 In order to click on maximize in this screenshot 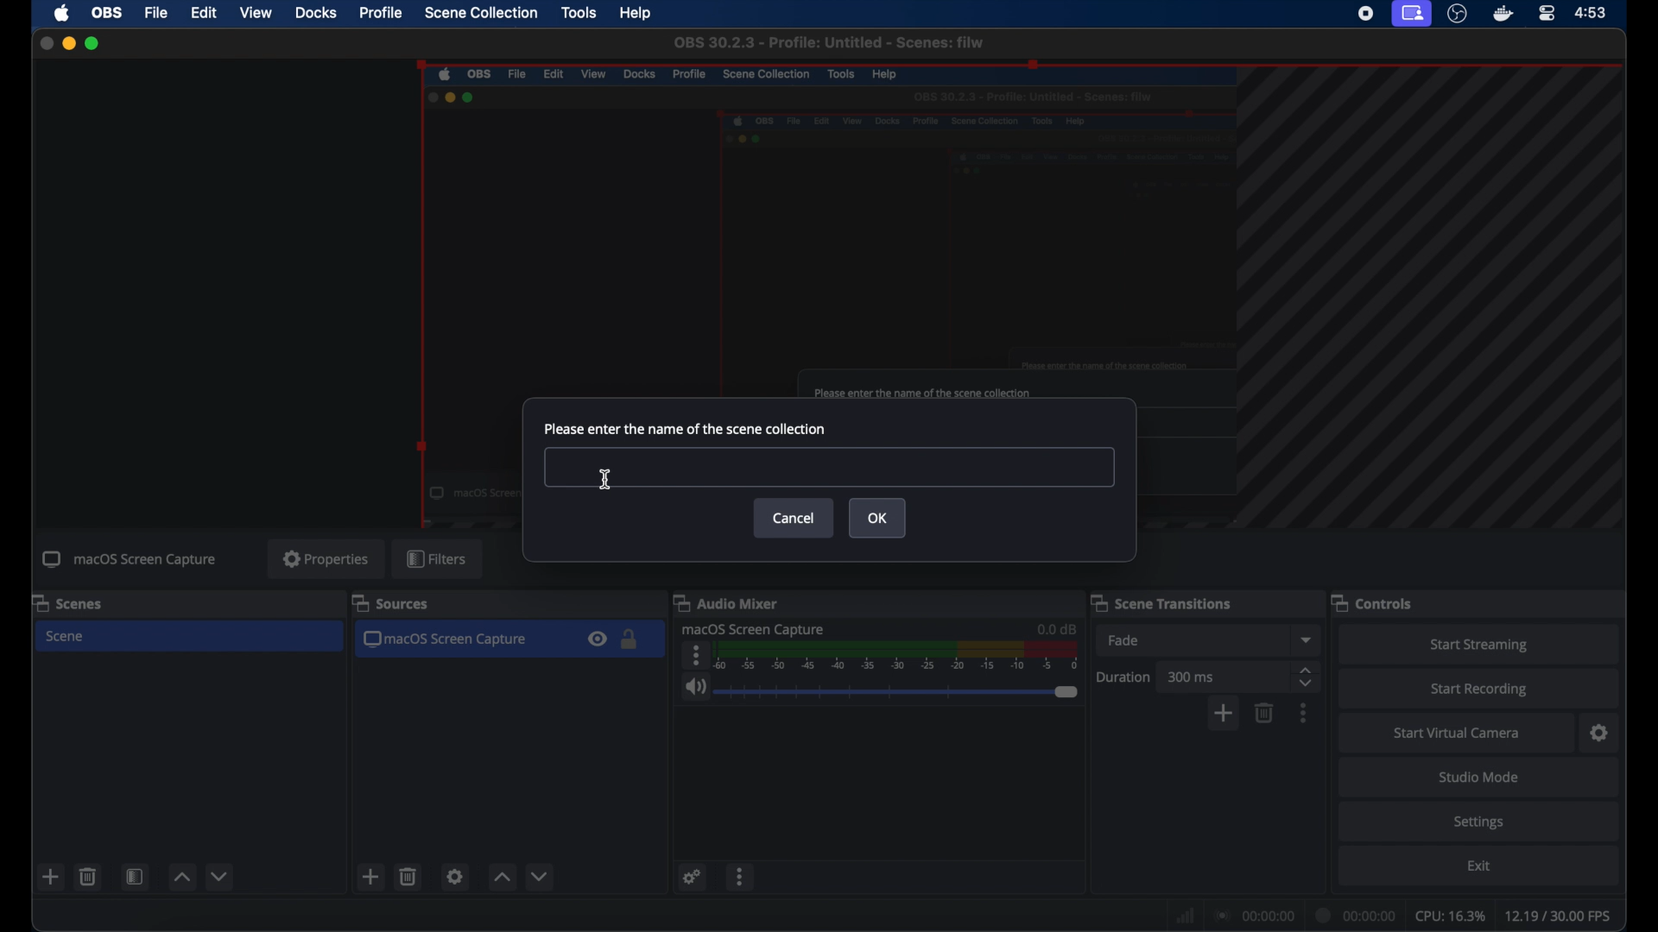, I will do `click(98, 45)`.